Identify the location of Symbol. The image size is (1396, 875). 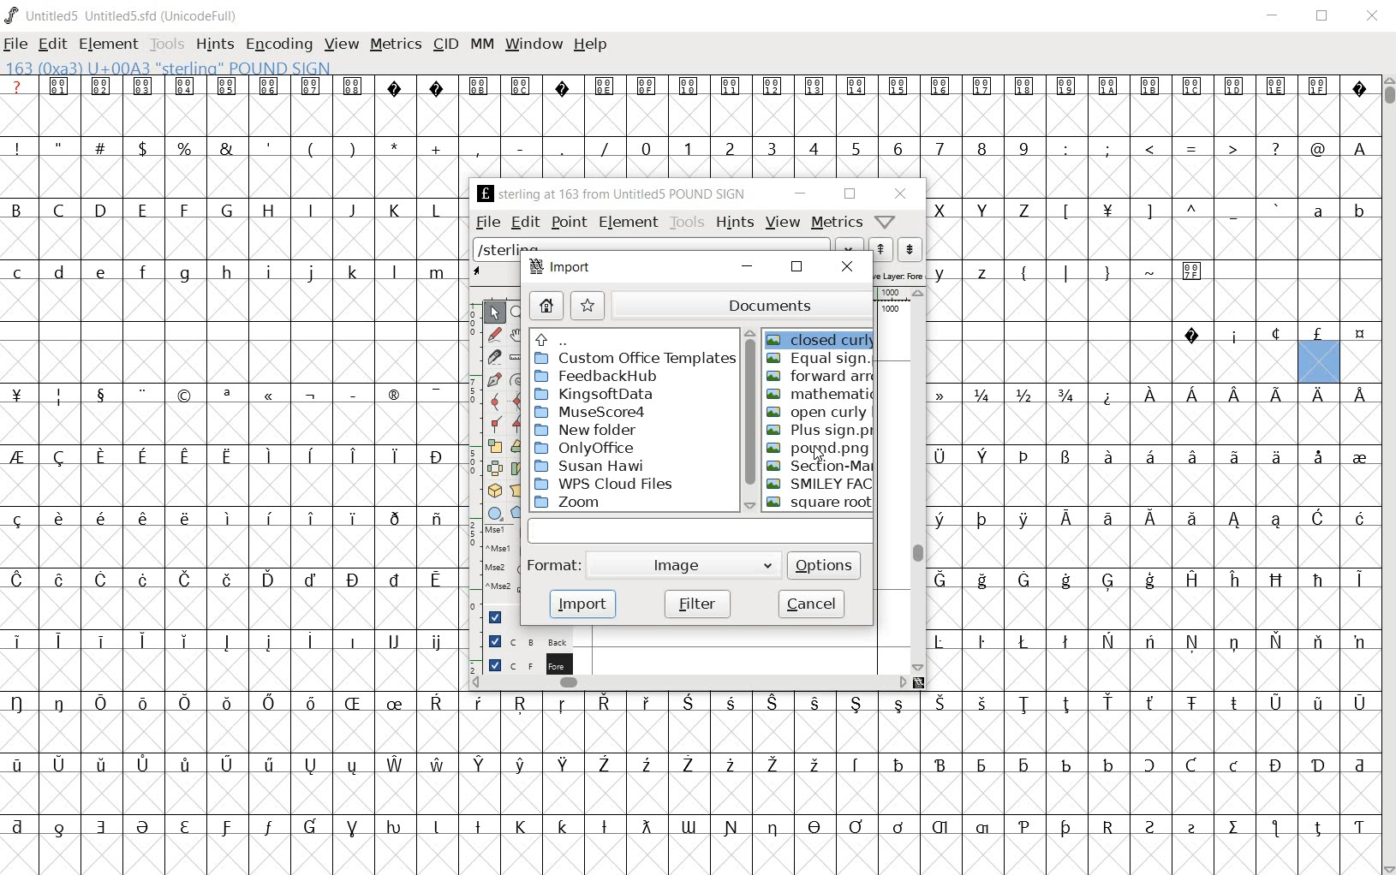
(1065, 520).